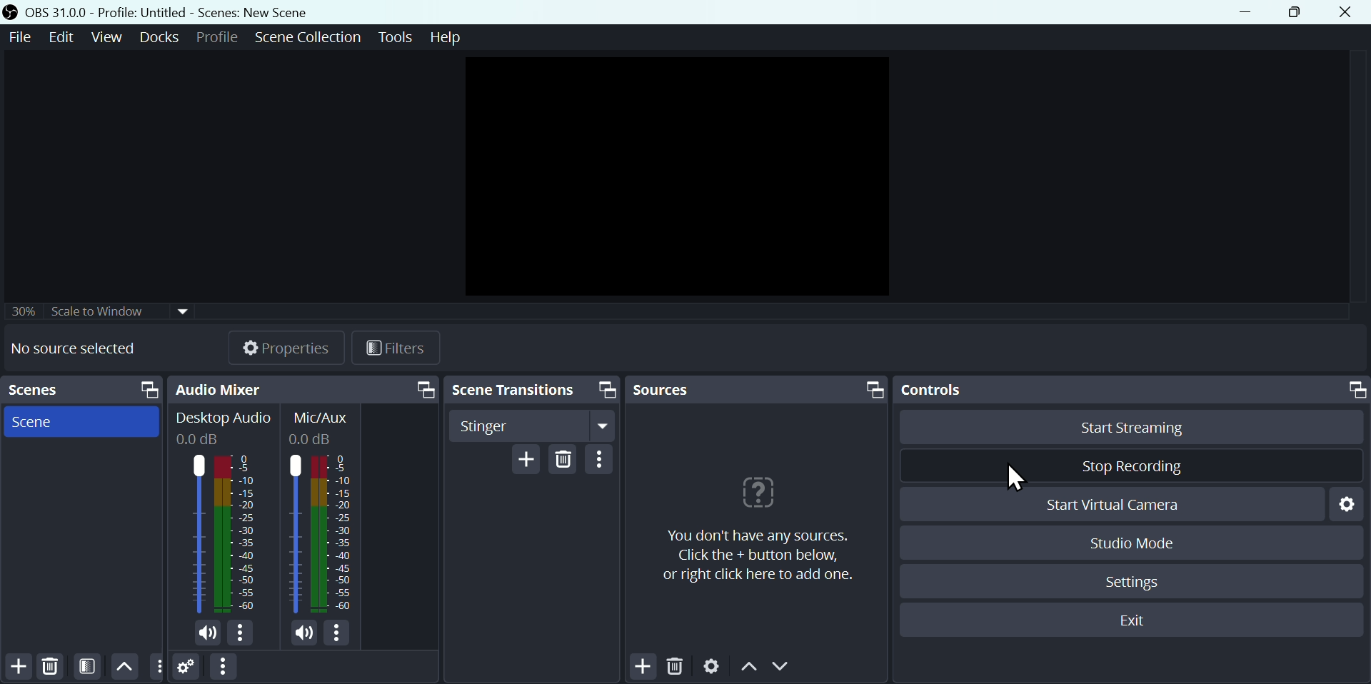 The height and width of the screenshot is (684, 1371). I want to click on add, so click(18, 667).